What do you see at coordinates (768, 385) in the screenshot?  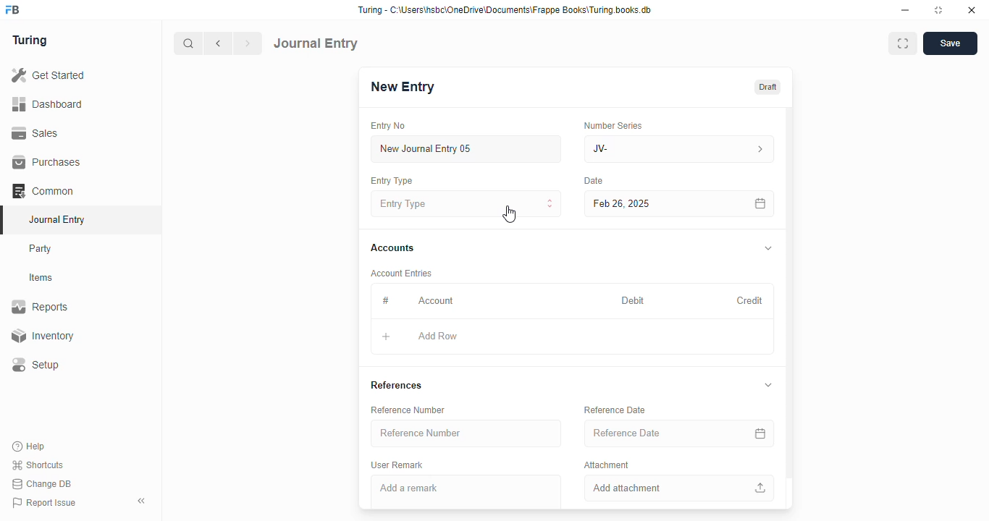 I see `toggle expand/collapse` at bounding box center [768, 385].